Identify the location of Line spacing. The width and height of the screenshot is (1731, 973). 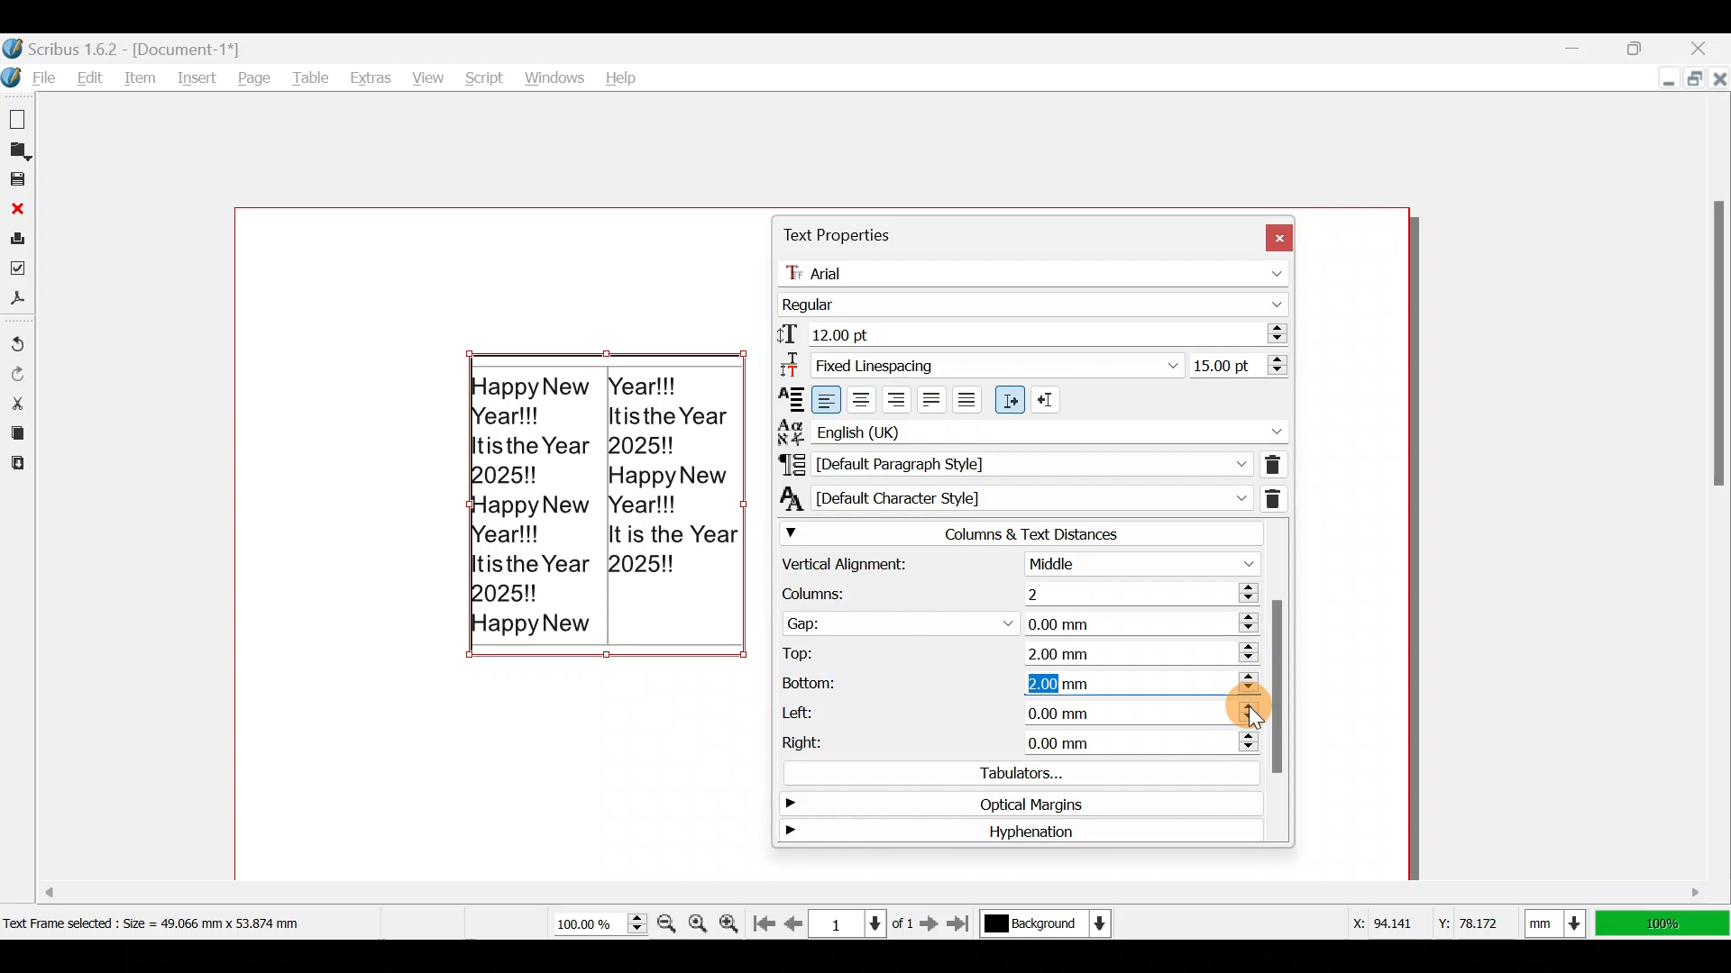
(1239, 364).